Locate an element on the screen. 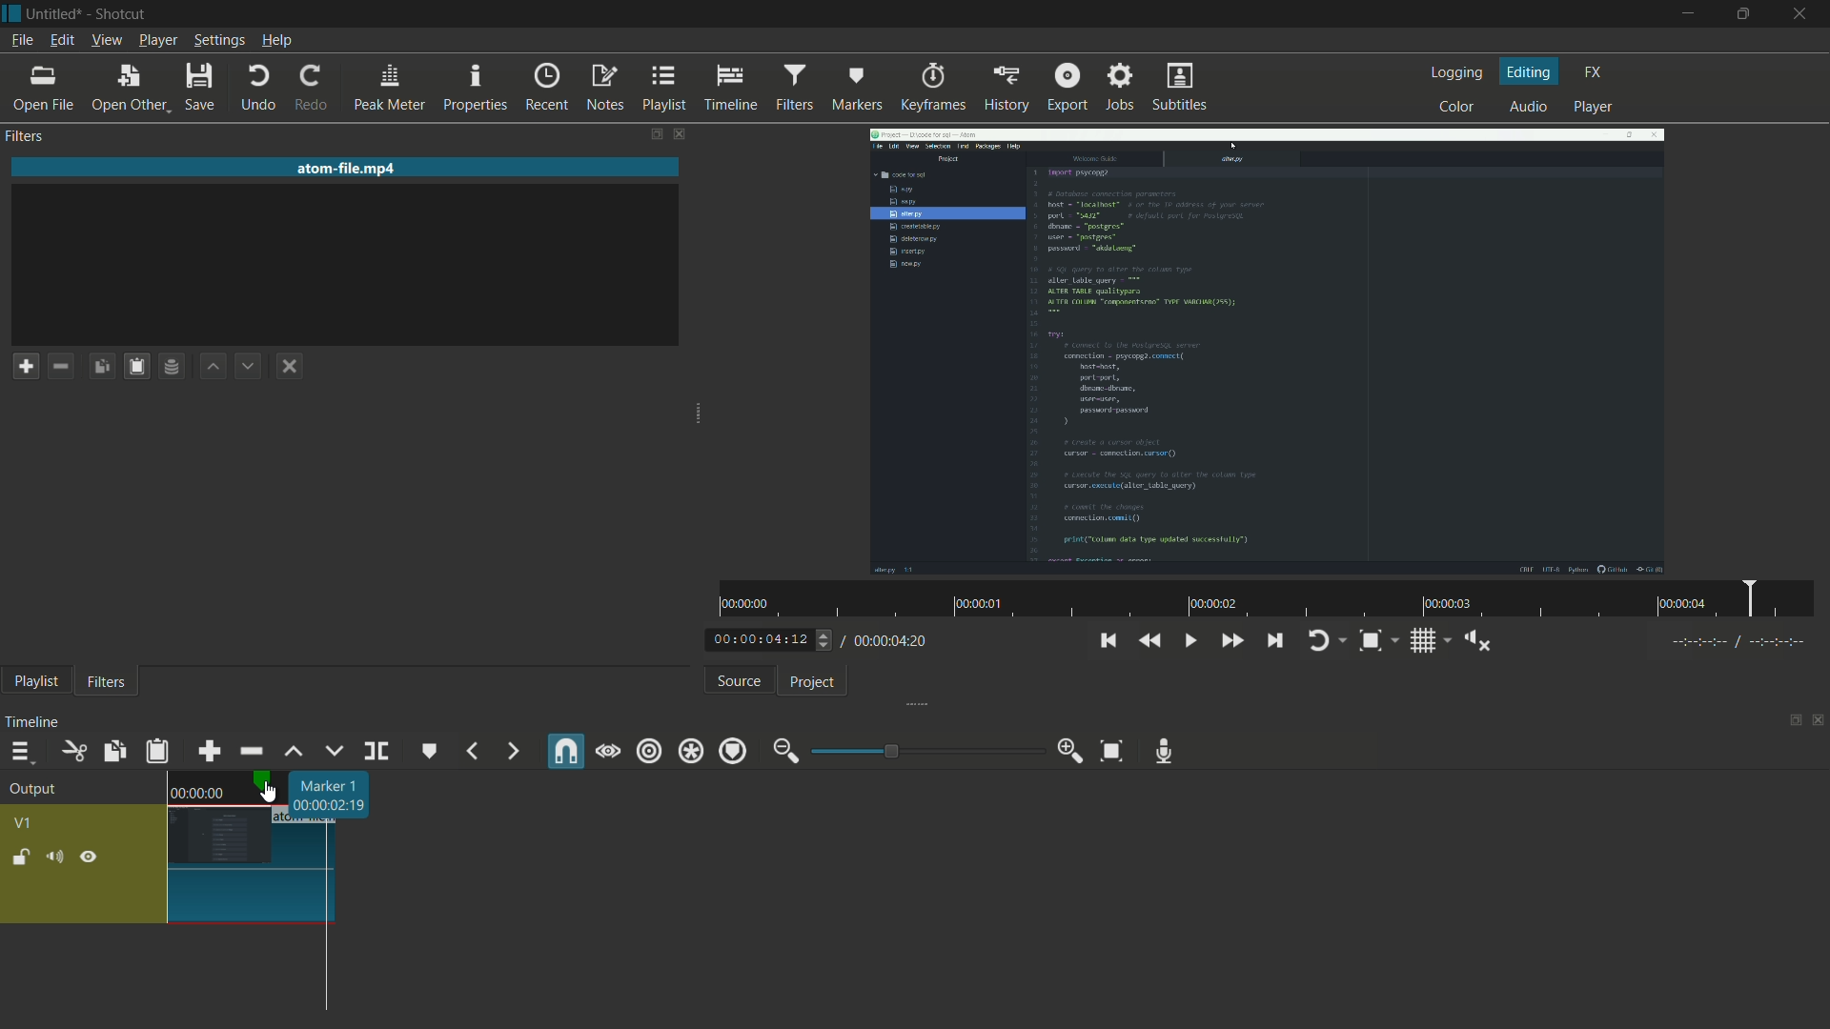  close timeline is located at coordinates (1819, 721).